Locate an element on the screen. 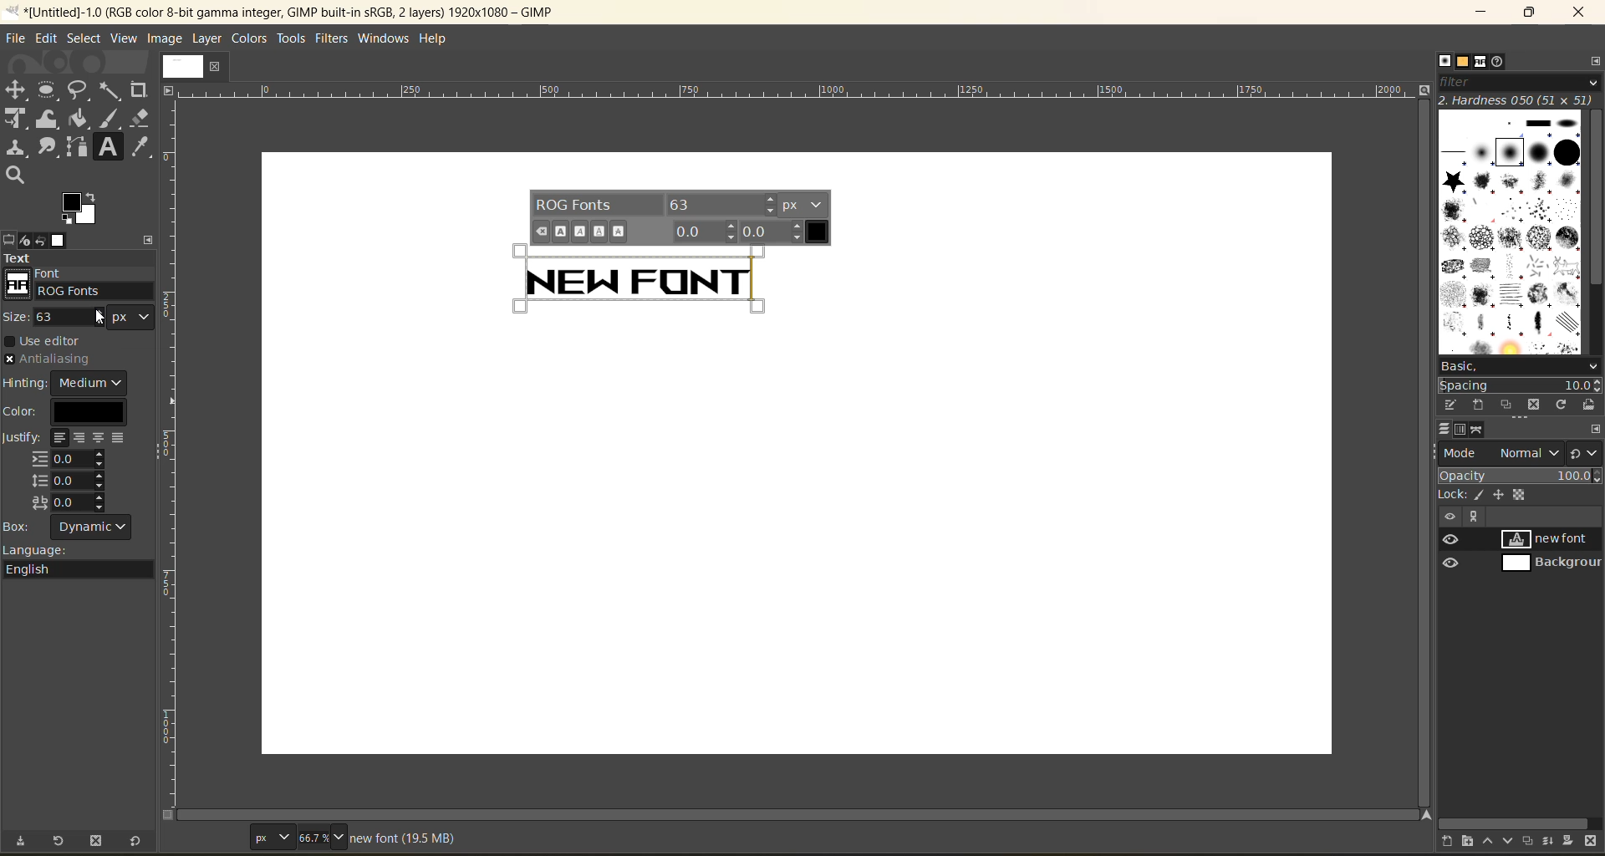  patterns is located at coordinates (1467, 62).